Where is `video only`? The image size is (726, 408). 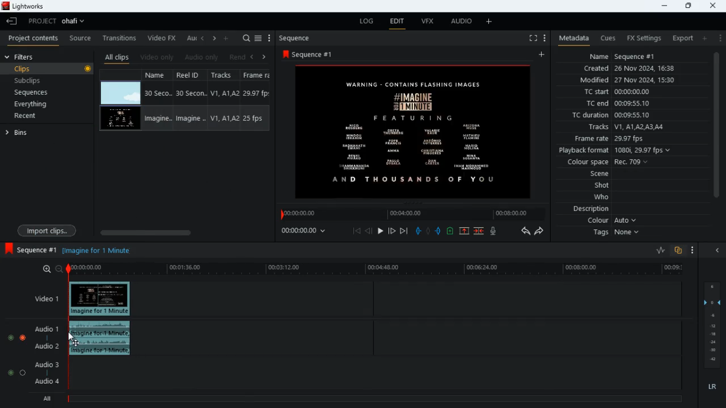 video only is located at coordinates (158, 57).